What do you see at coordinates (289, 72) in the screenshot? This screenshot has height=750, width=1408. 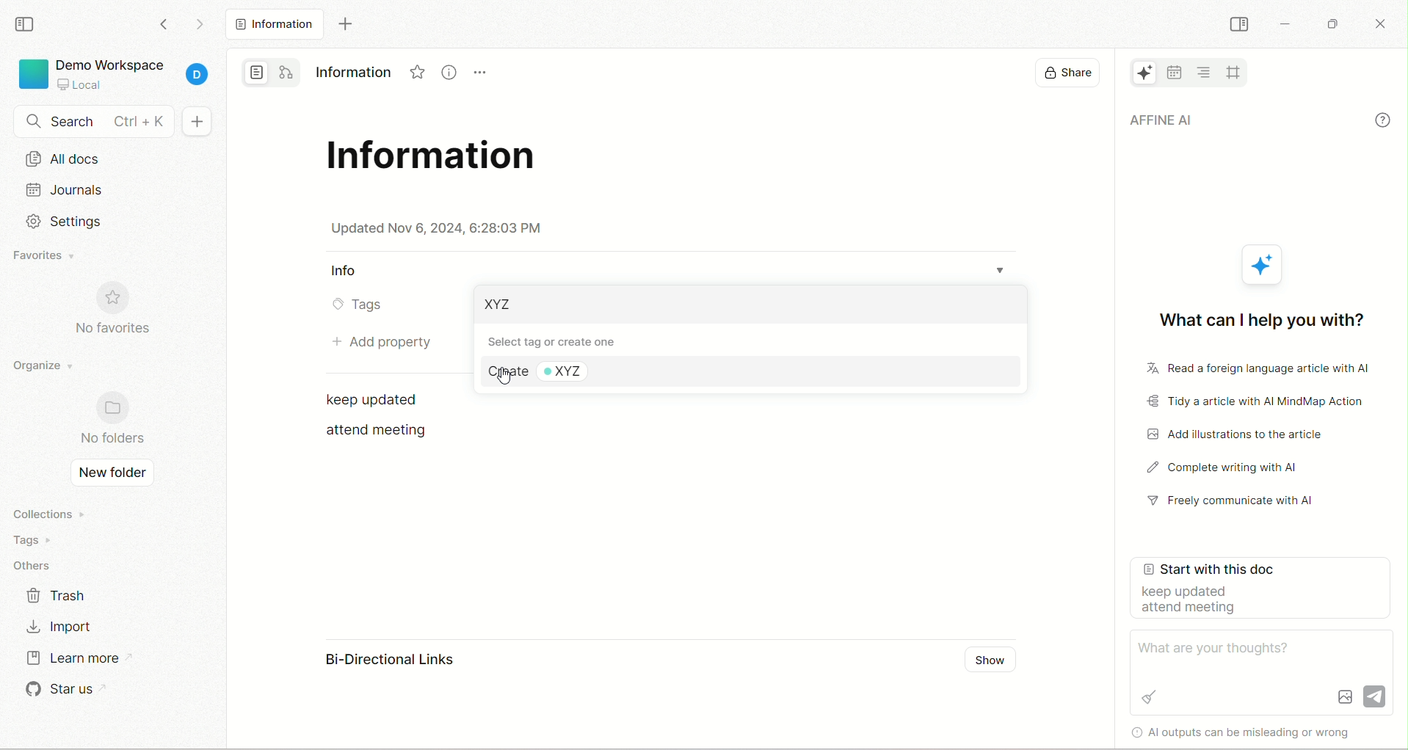 I see `edgeless mode` at bounding box center [289, 72].